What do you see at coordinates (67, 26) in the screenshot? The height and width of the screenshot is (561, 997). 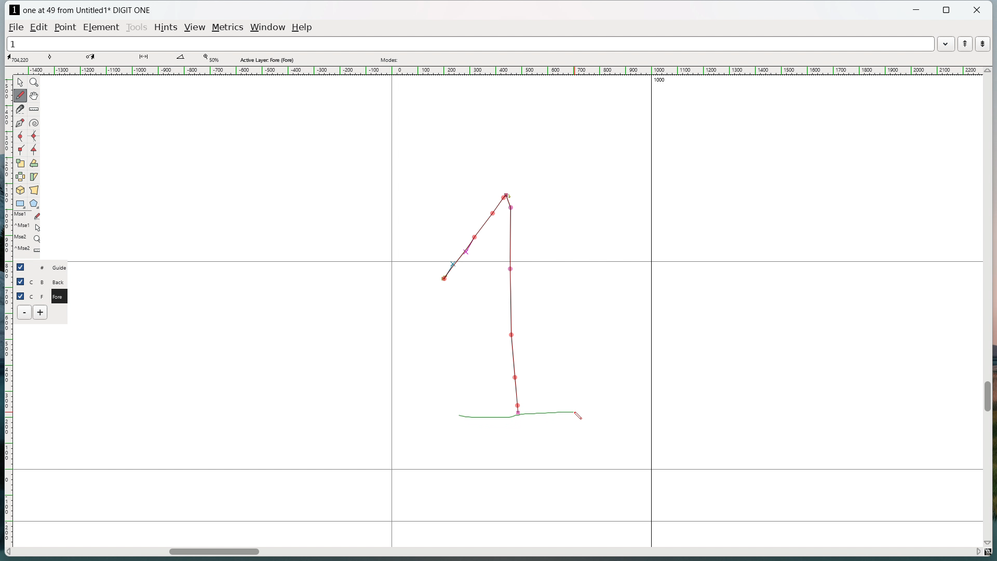 I see `Point` at bounding box center [67, 26].